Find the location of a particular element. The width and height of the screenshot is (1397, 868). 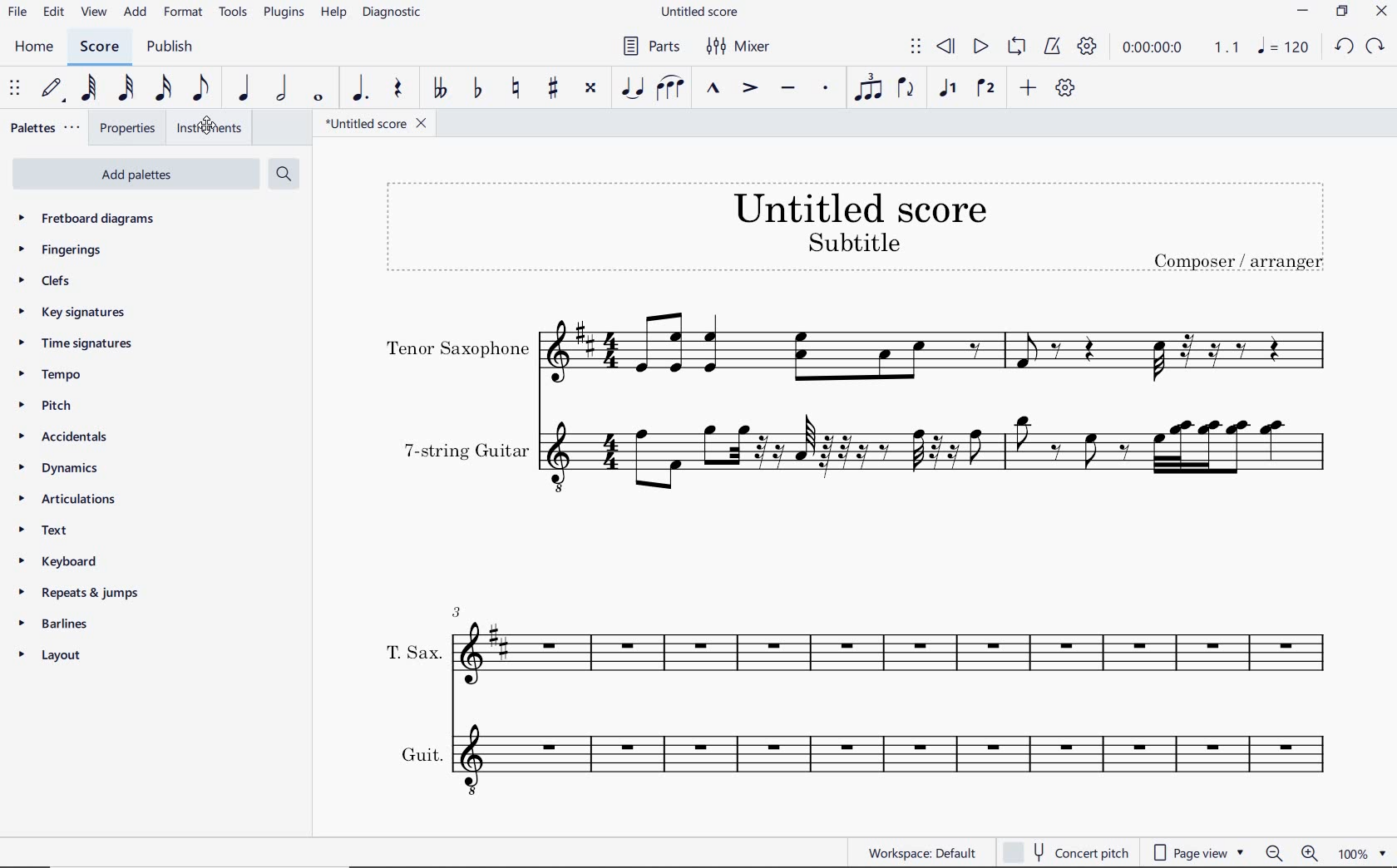

BARLINES is located at coordinates (54, 623).